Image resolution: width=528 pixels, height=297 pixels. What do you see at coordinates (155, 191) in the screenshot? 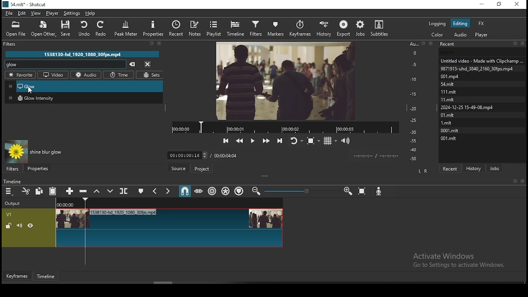
I see `previous marker` at bounding box center [155, 191].